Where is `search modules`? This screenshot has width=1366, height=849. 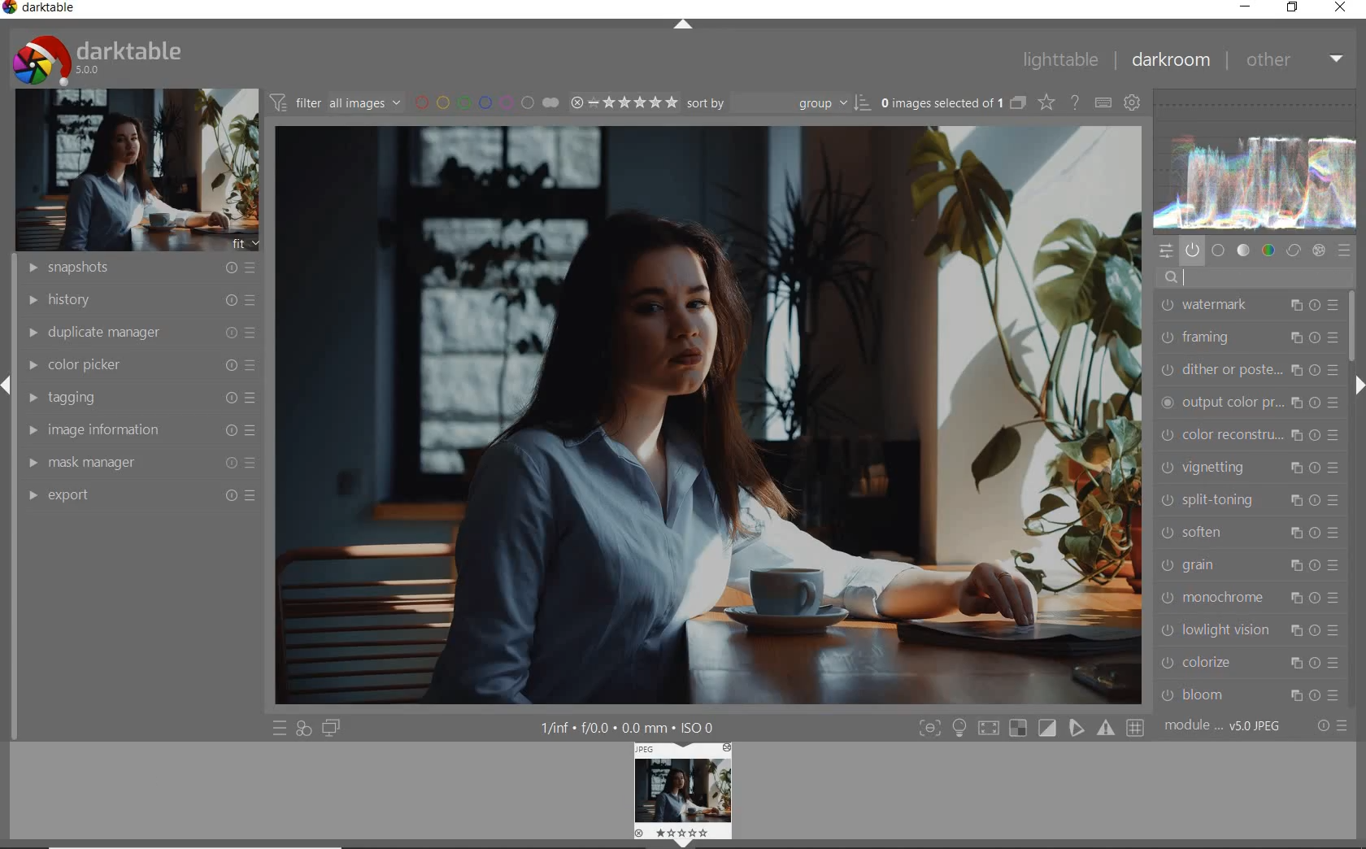 search modules is located at coordinates (1247, 279).